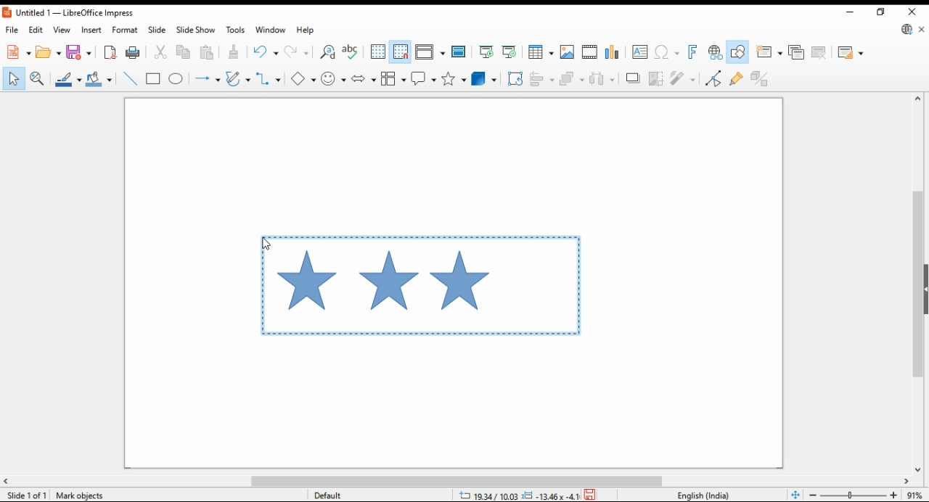 This screenshot has height=502, width=929. Describe the element at coordinates (163, 52) in the screenshot. I see `cut` at that location.